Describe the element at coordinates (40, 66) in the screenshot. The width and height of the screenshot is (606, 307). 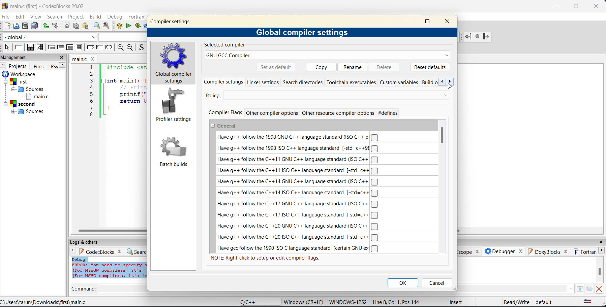
I see `files` at that location.